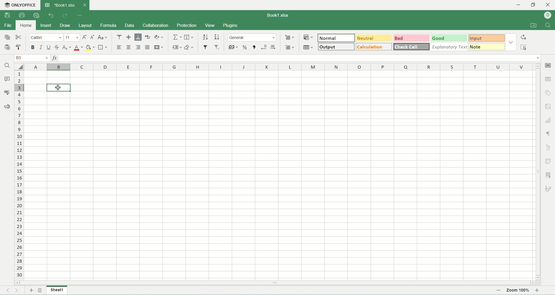 The height and width of the screenshot is (295, 555). What do you see at coordinates (548, 26) in the screenshot?
I see `find` at bounding box center [548, 26].